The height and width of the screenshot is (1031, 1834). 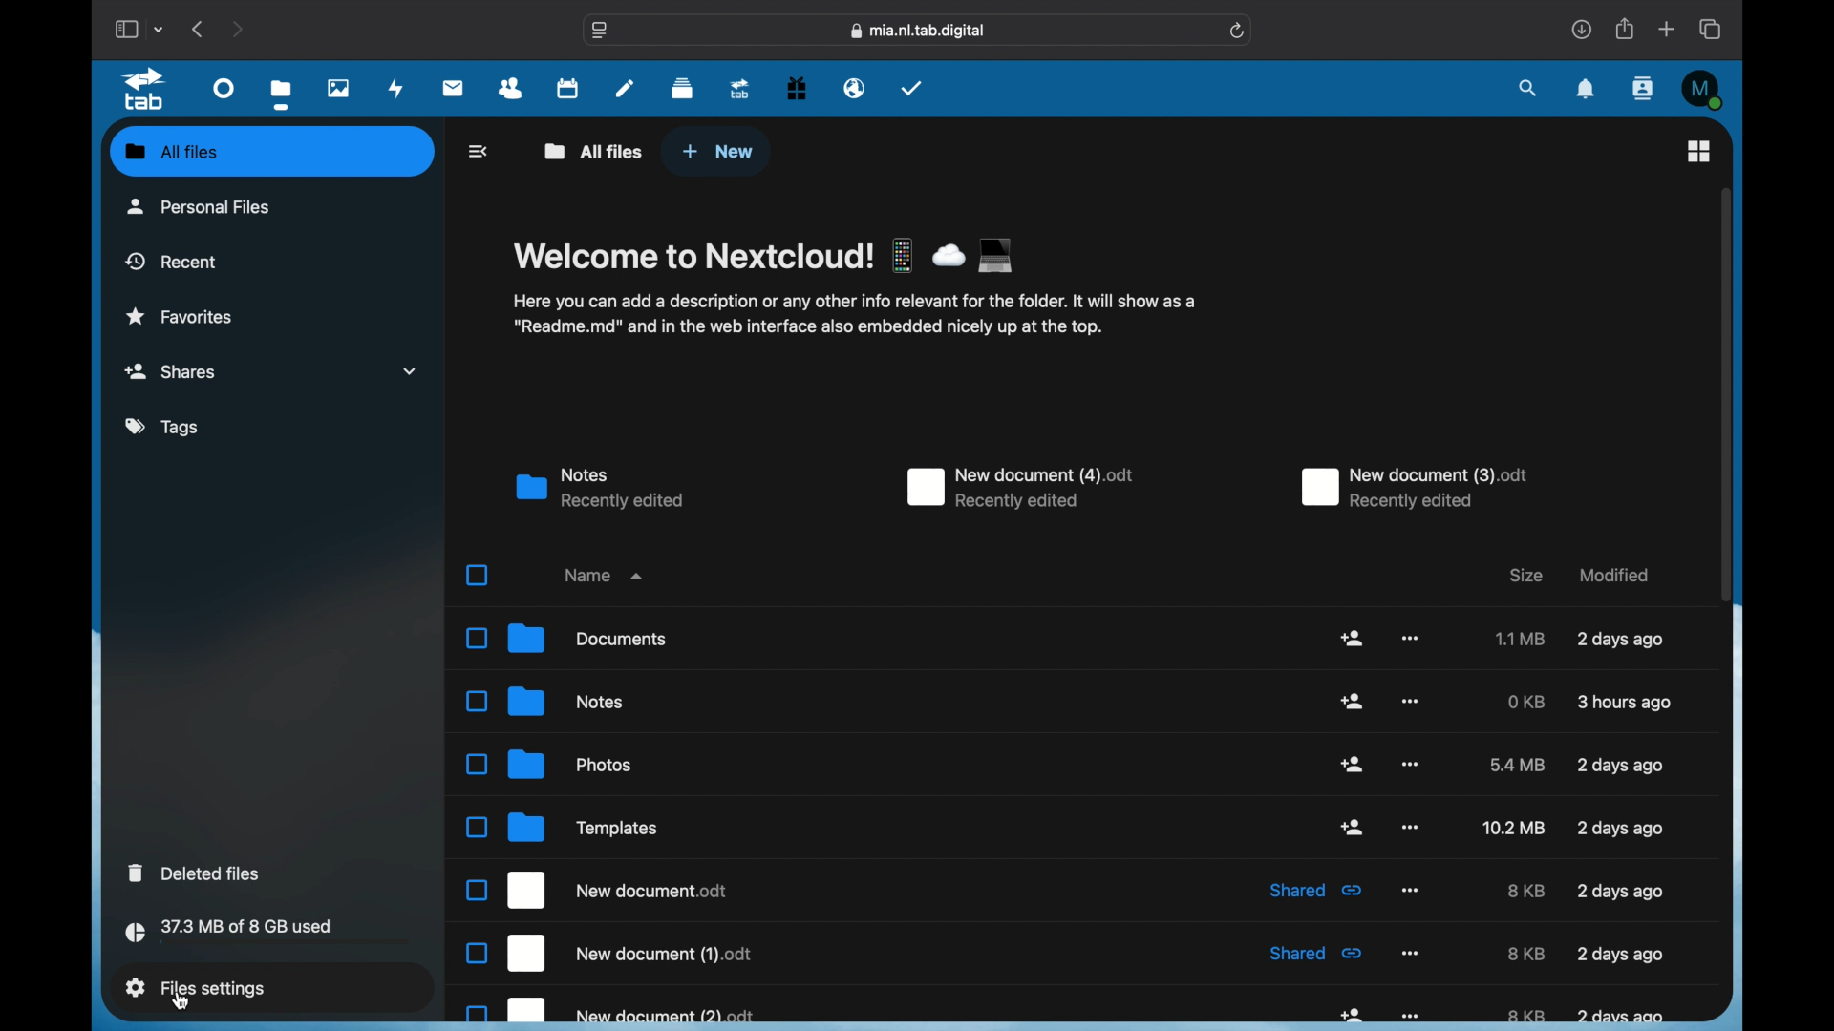 What do you see at coordinates (164, 428) in the screenshot?
I see `tags` at bounding box center [164, 428].